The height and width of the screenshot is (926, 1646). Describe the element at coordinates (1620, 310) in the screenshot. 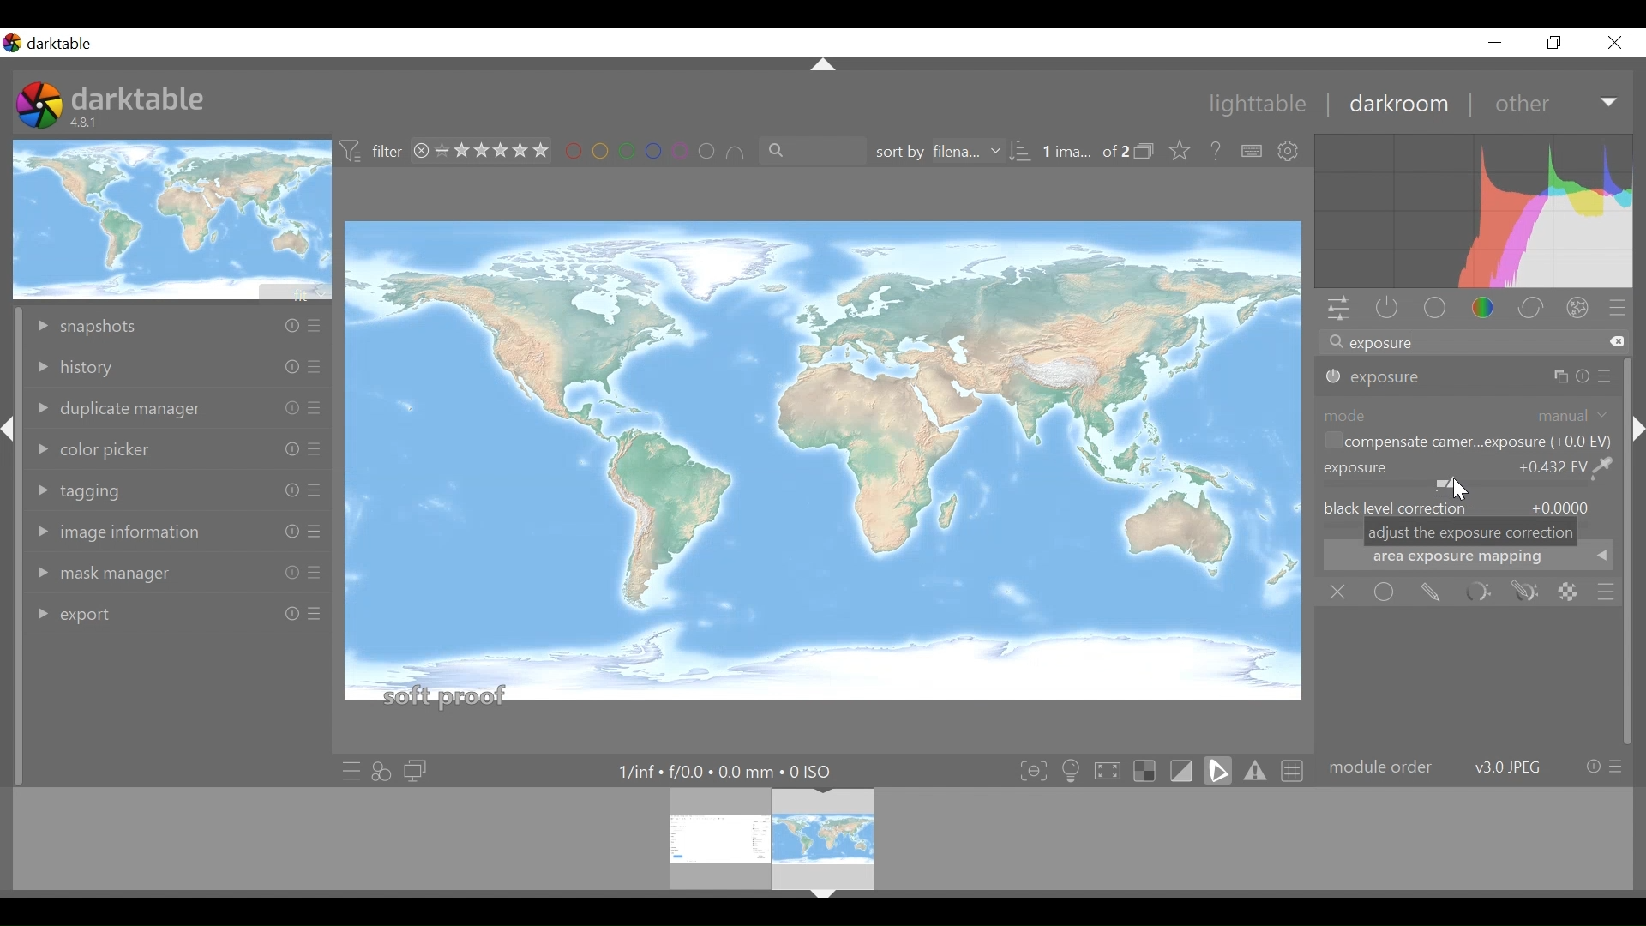

I see `Presets` at that location.